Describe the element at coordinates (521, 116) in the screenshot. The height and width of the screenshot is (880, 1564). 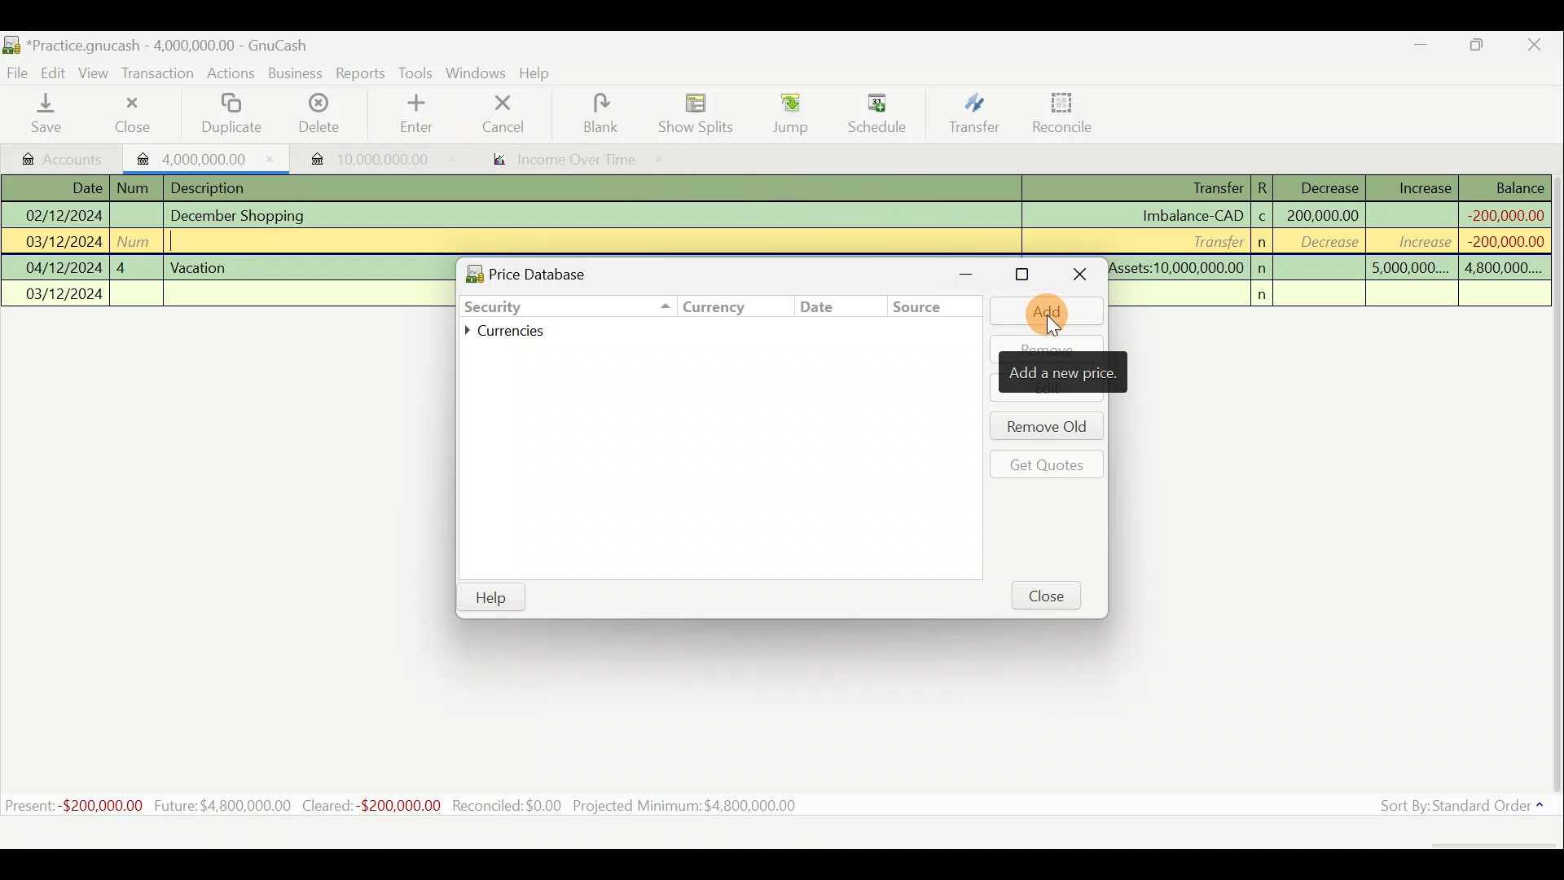
I see `cancel` at that location.